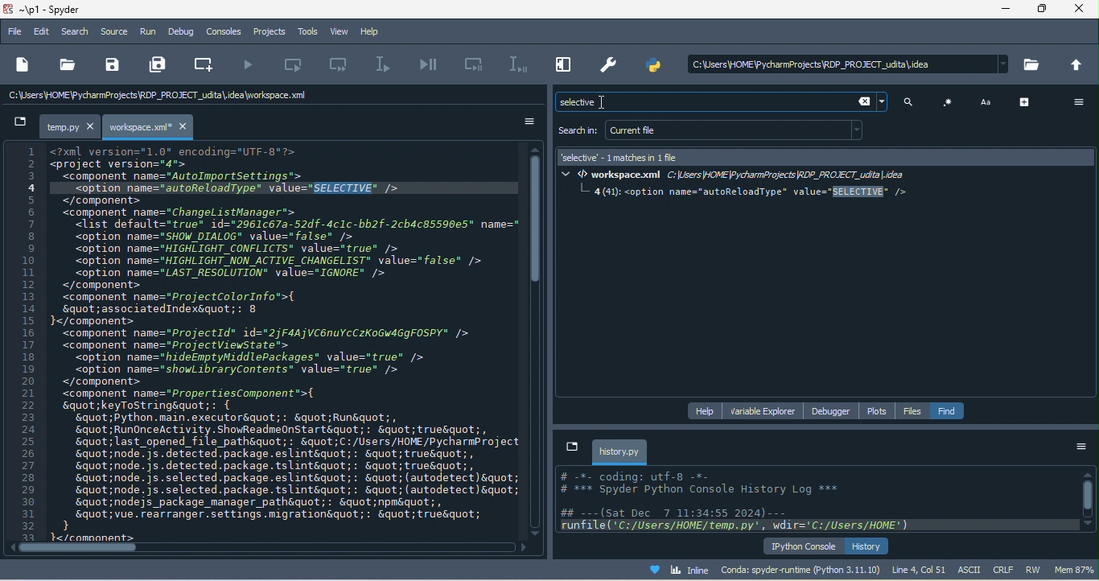 This screenshot has height=581, width=1099. What do you see at coordinates (375, 32) in the screenshot?
I see `help` at bounding box center [375, 32].